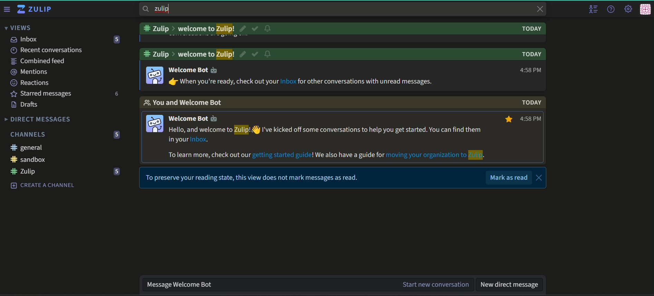 This screenshot has height=296, width=654. Describe the element at coordinates (117, 171) in the screenshot. I see `number` at that location.